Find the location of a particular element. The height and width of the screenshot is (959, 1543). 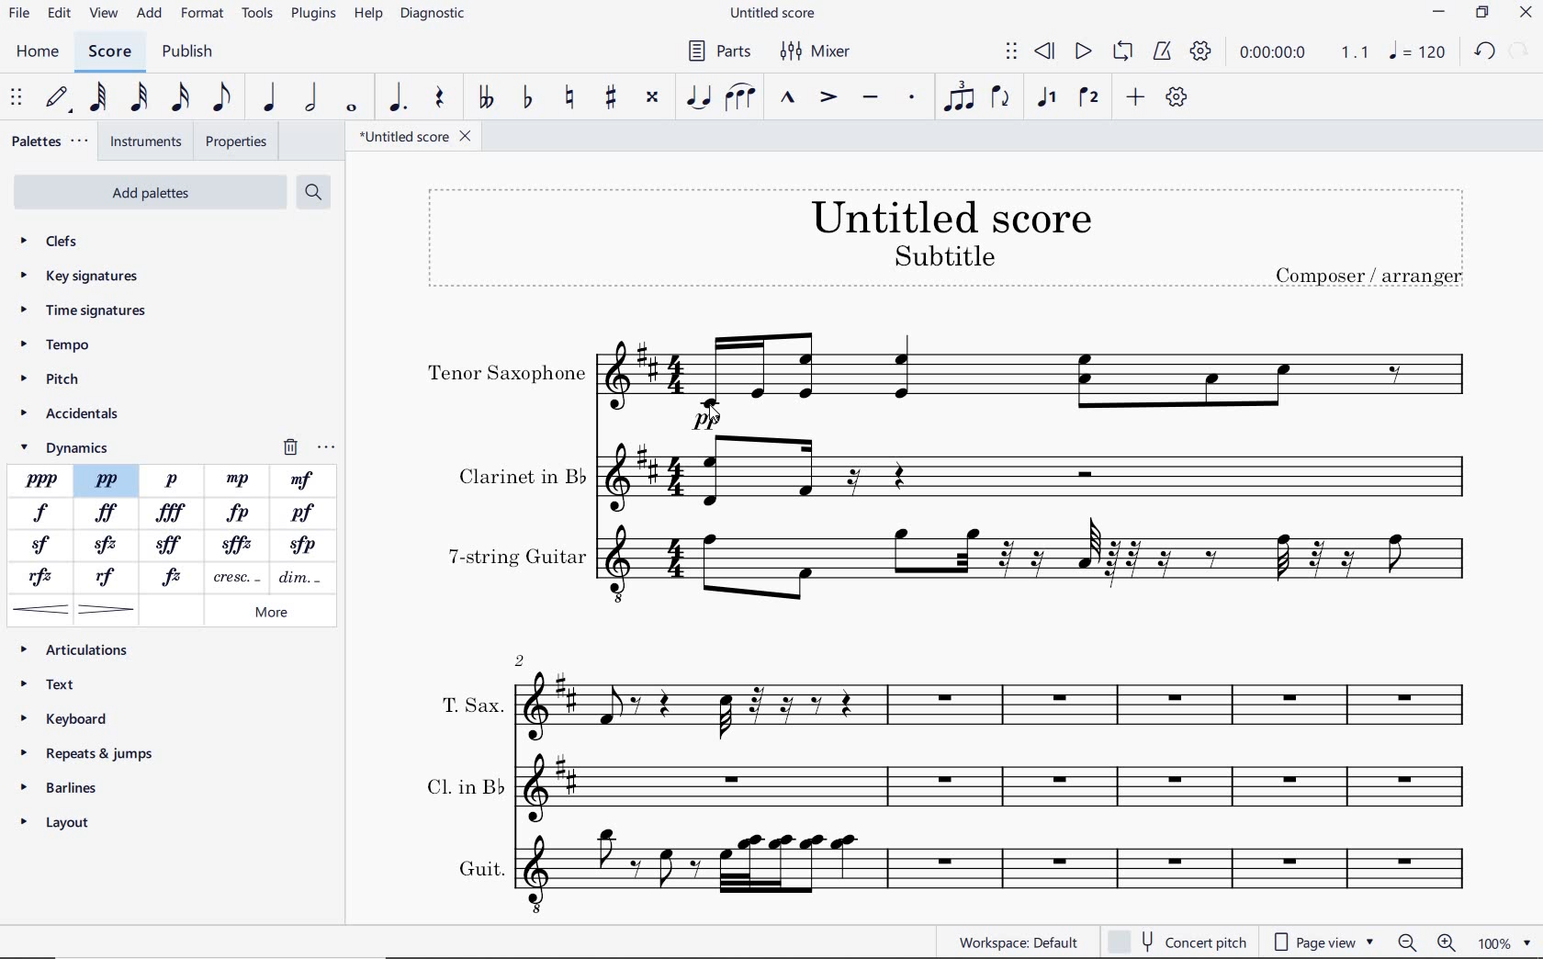

zoom in is located at coordinates (1450, 942).